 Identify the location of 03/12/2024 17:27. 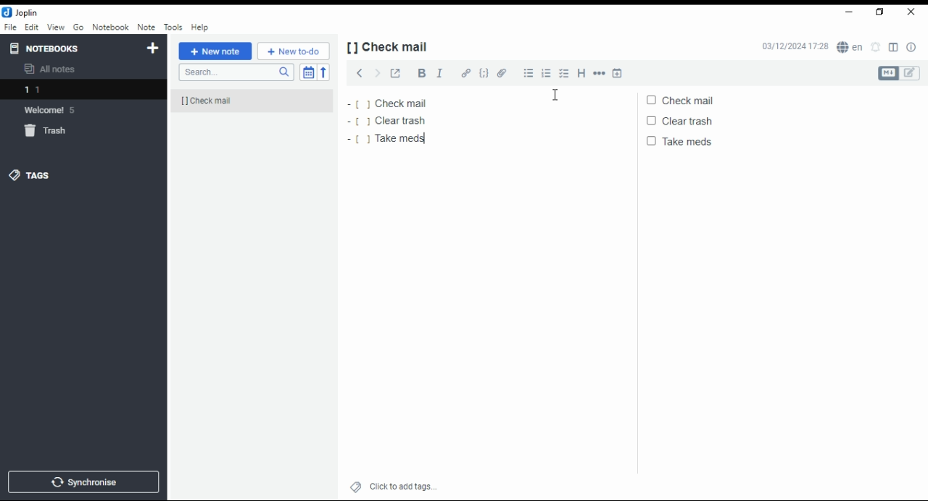
(795, 46).